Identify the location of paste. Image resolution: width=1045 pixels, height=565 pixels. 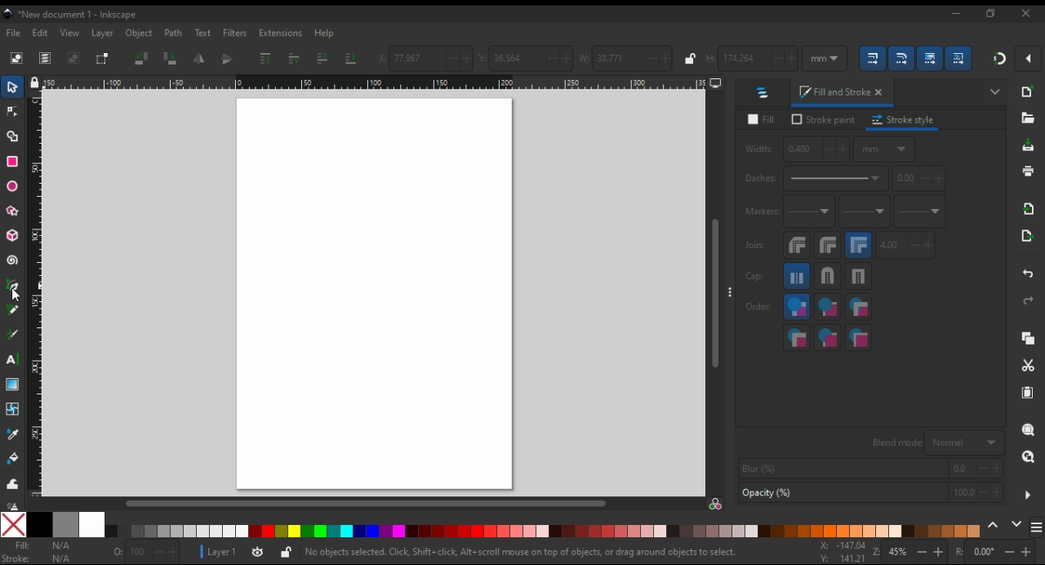
(1027, 393).